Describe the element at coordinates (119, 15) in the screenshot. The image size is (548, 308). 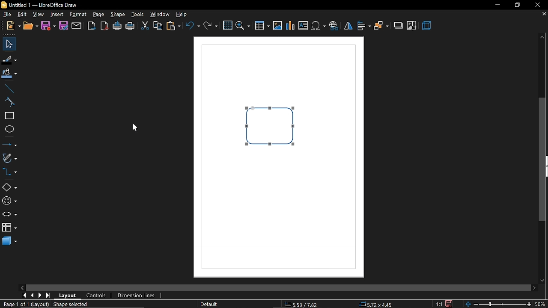
I see `shape` at that location.